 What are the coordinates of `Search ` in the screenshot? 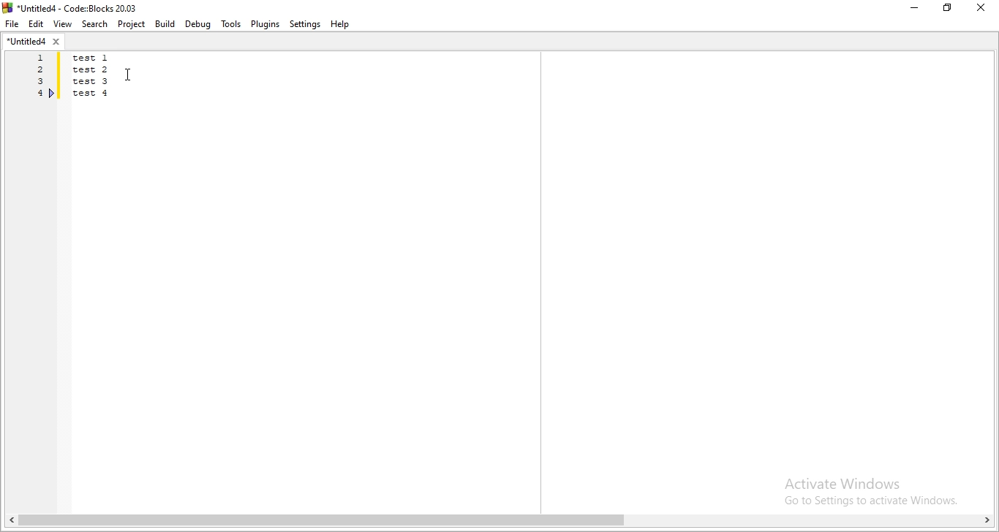 It's located at (92, 24).